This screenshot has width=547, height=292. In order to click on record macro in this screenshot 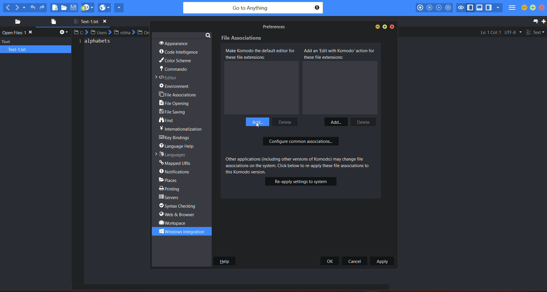, I will do `click(420, 7)`.